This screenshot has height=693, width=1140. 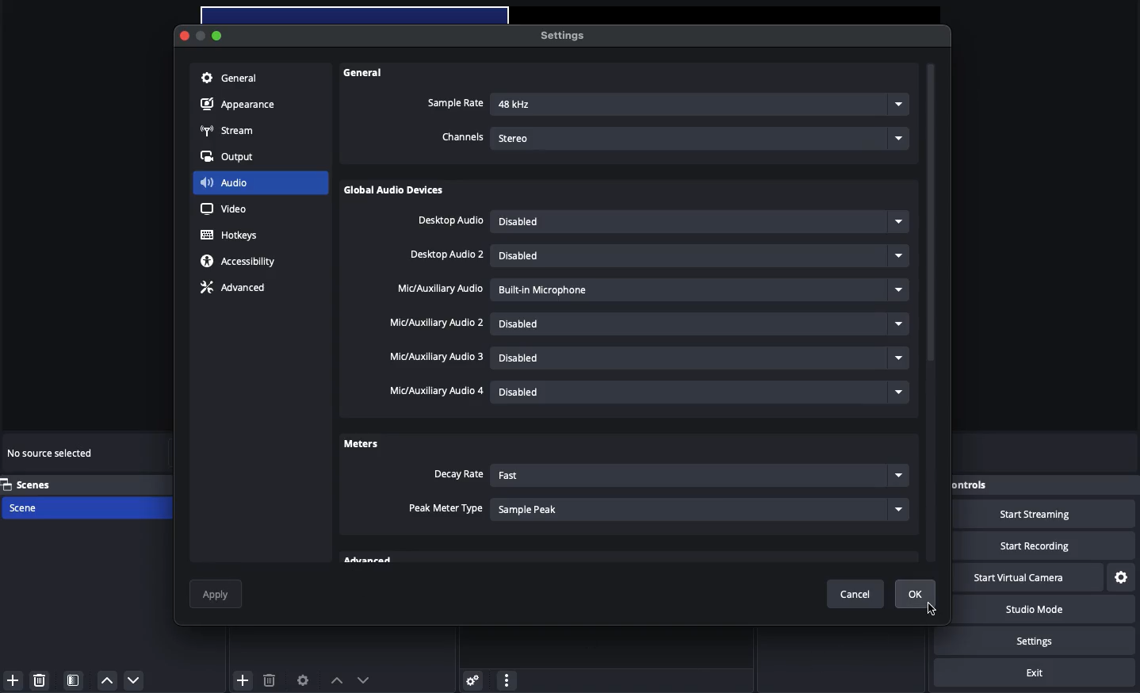 What do you see at coordinates (457, 475) in the screenshot?
I see `Decay rate` at bounding box center [457, 475].